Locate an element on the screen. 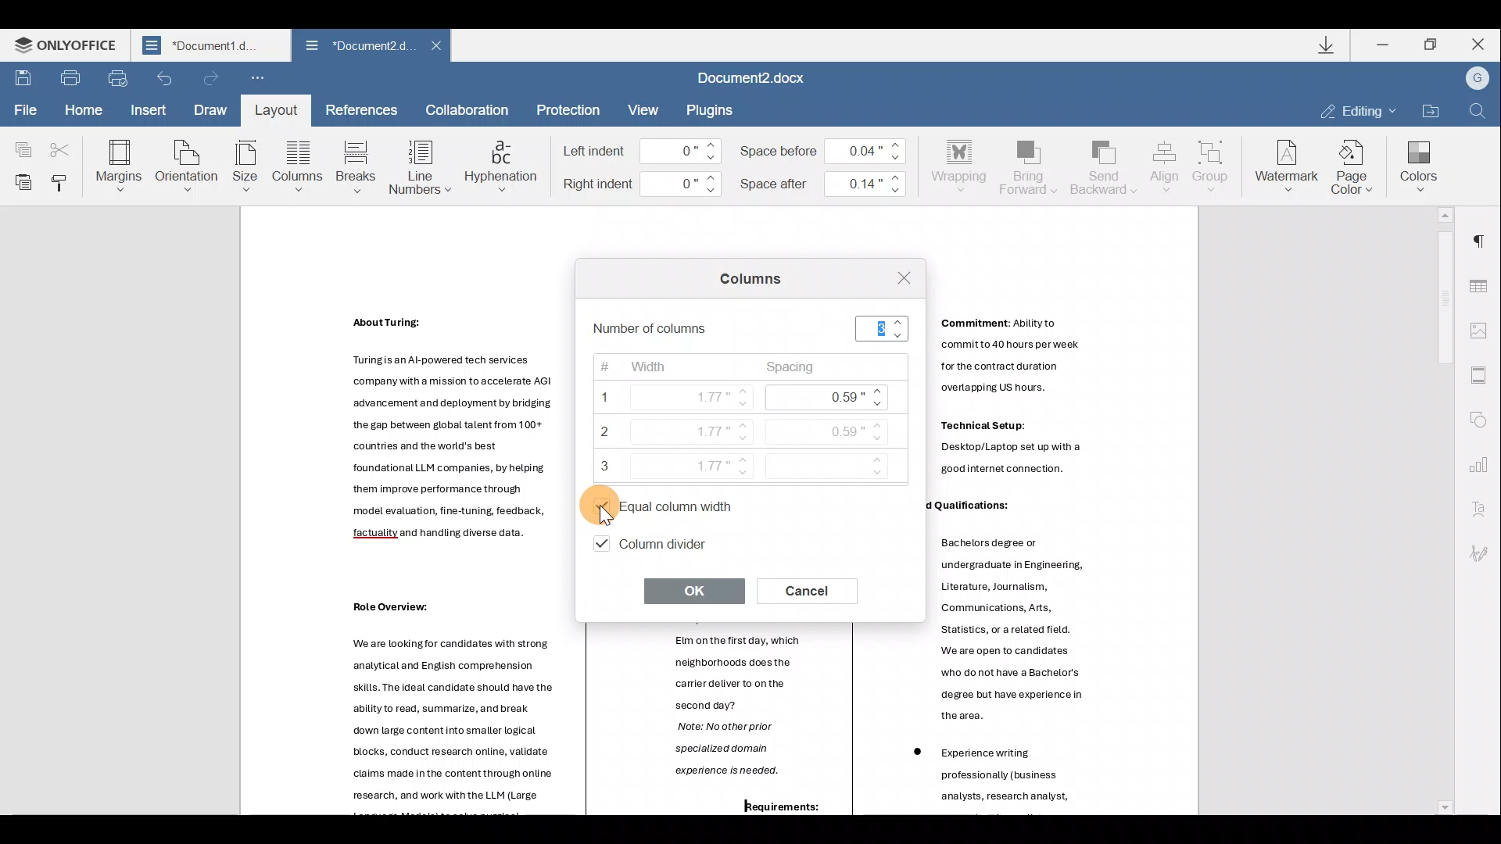 The width and height of the screenshot is (1501, 844). Close is located at coordinates (442, 48).